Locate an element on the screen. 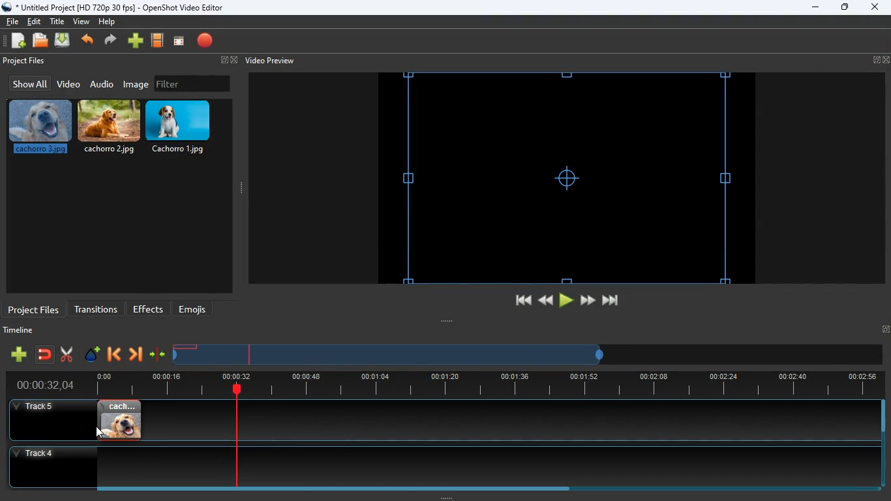  time is located at coordinates (40, 385).